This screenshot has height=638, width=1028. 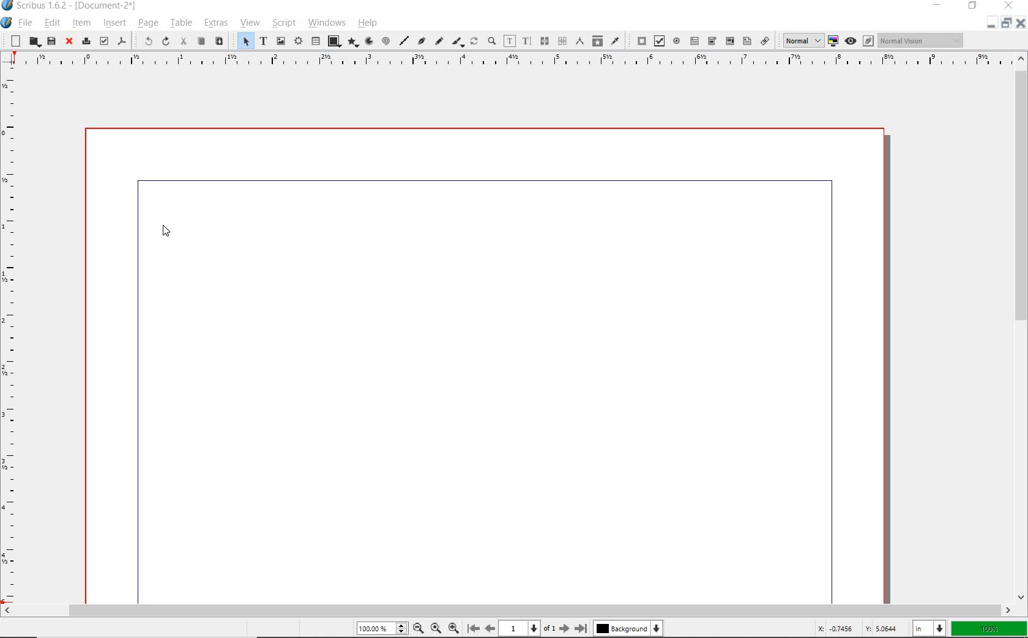 I want to click on zoom out, so click(x=453, y=627).